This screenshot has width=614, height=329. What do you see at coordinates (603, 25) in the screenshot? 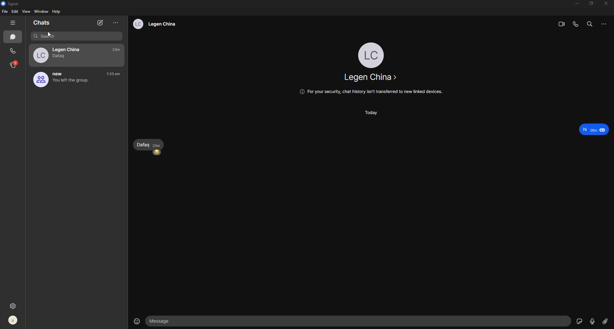
I see `more` at bounding box center [603, 25].